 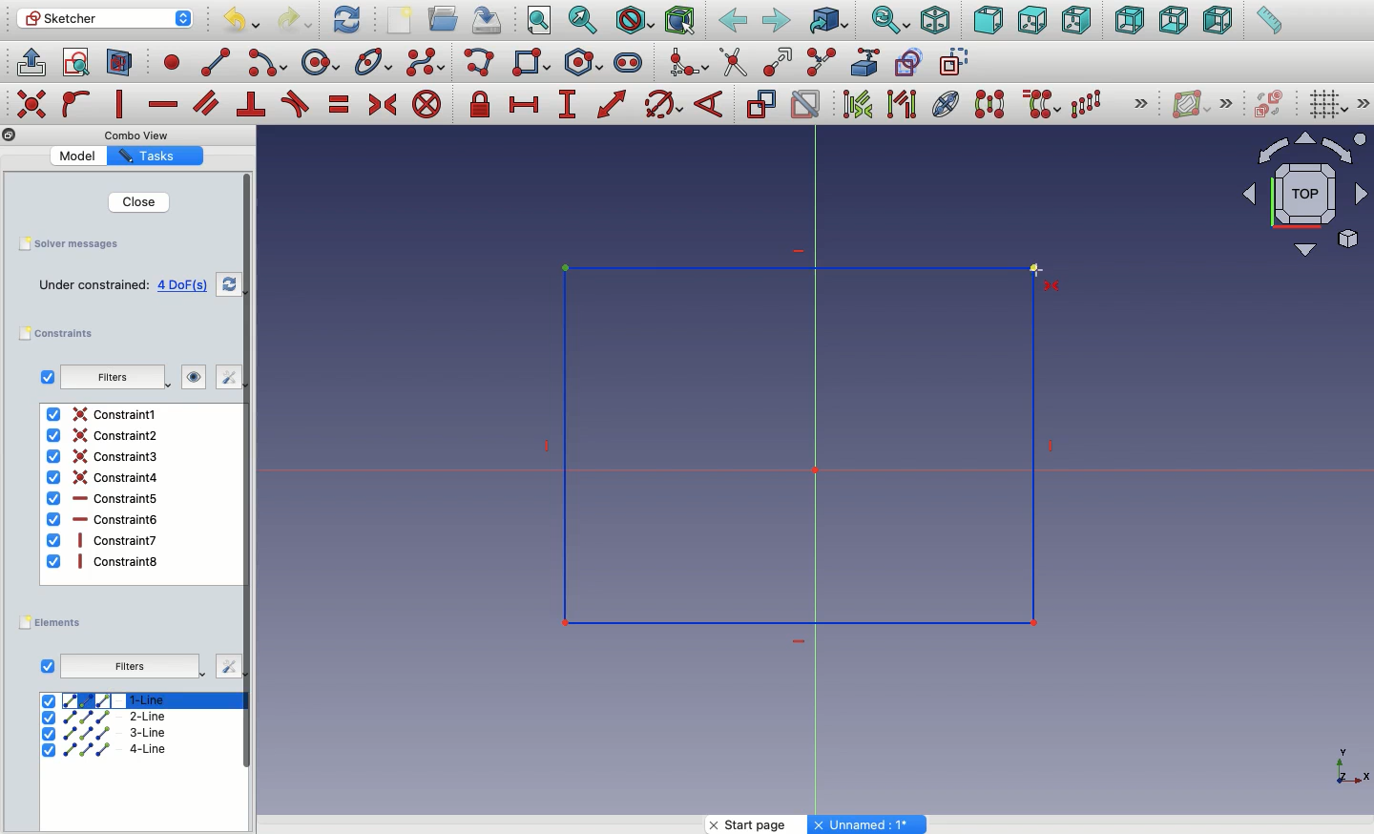 What do you see at coordinates (483, 64) in the screenshot?
I see `Polyline` at bounding box center [483, 64].